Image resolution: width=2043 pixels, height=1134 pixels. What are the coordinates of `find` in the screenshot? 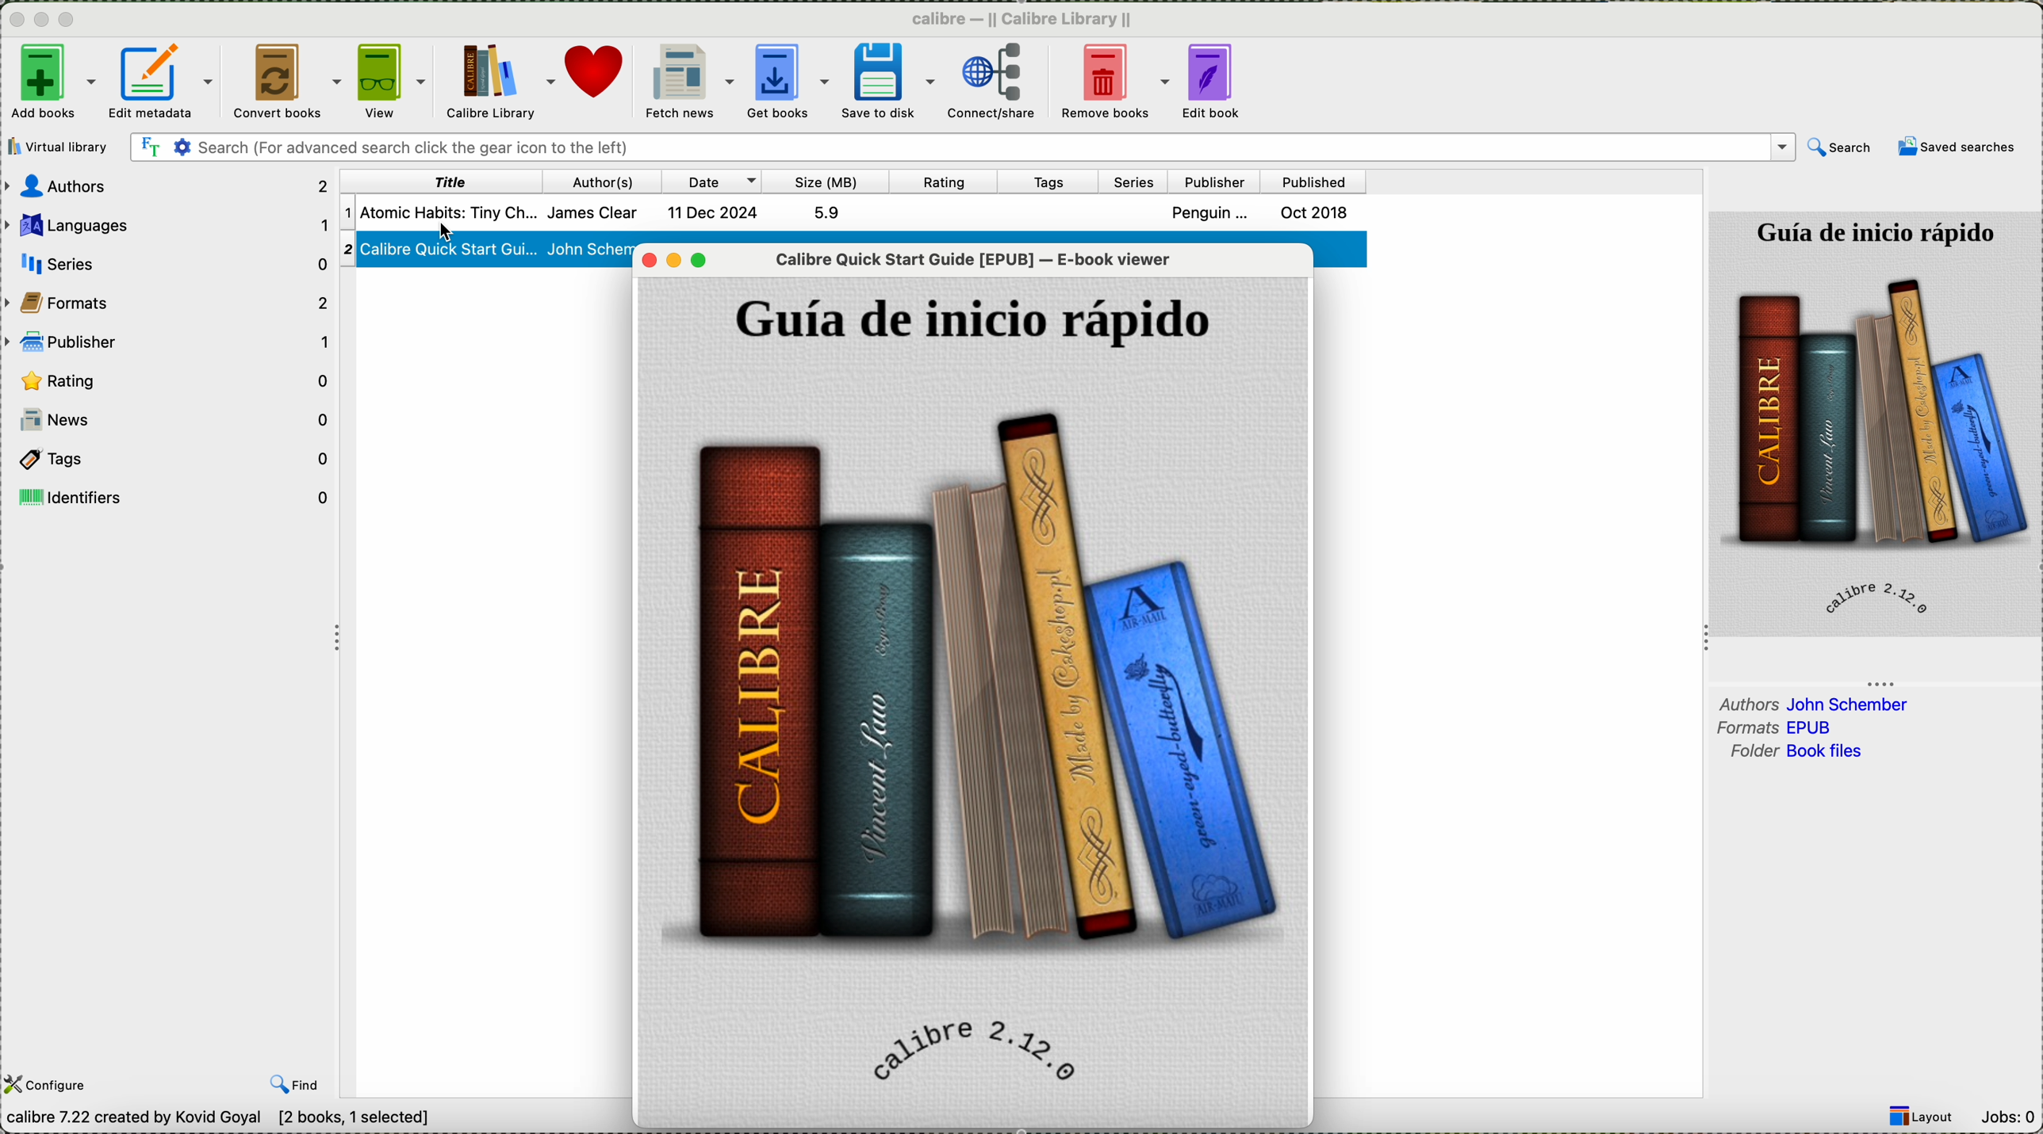 It's located at (297, 1085).